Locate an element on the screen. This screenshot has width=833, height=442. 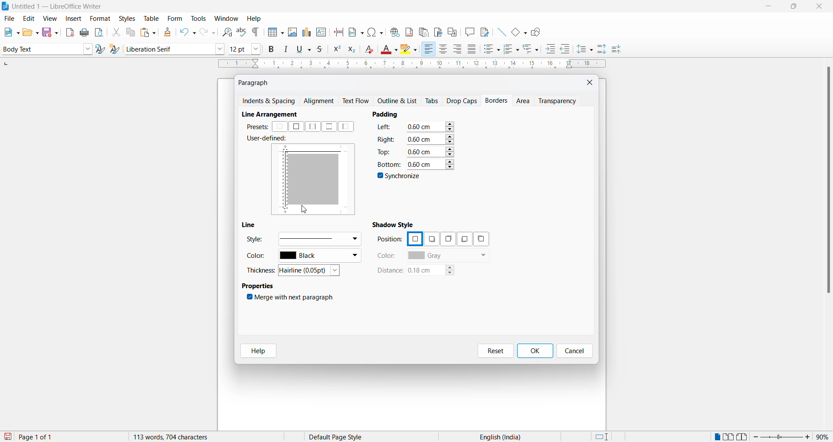
increase indent is located at coordinates (553, 49).